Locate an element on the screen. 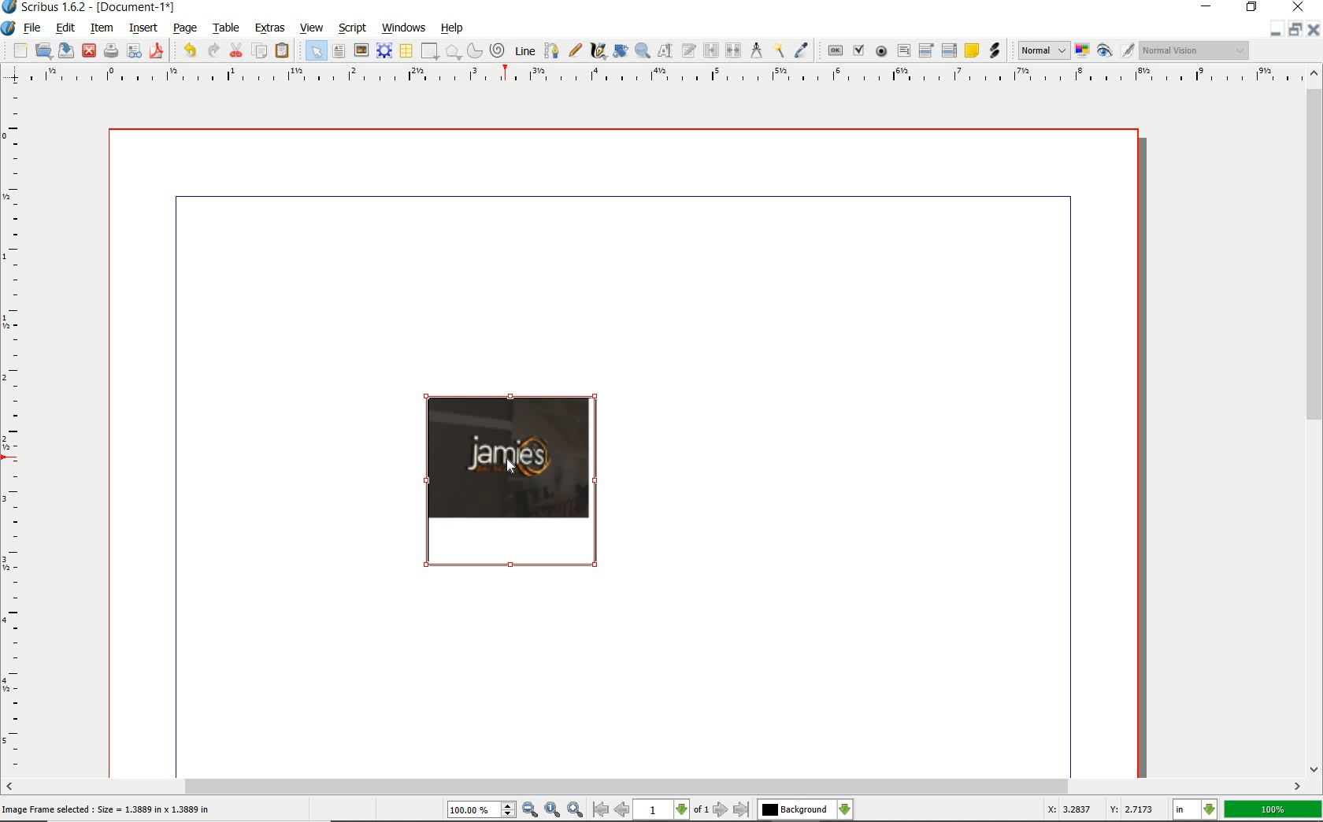 The width and height of the screenshot is (1323, 822). save is located at coordinates (111, 49).